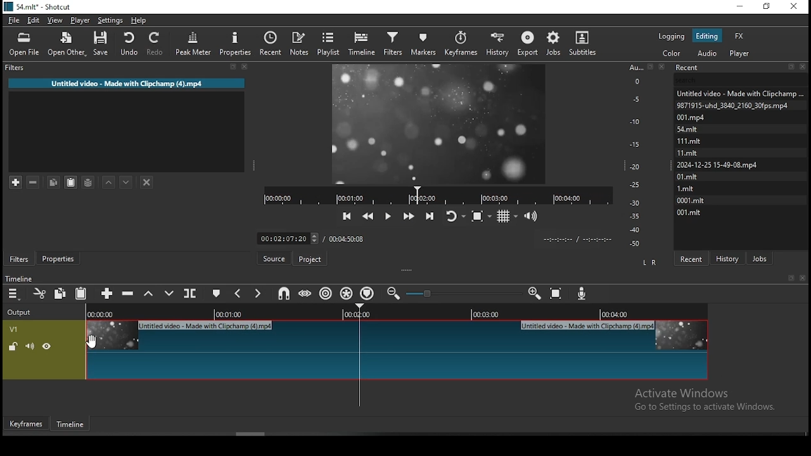 This screenshot has width=811, height=456. I want to click on open file, so click(24, 44).